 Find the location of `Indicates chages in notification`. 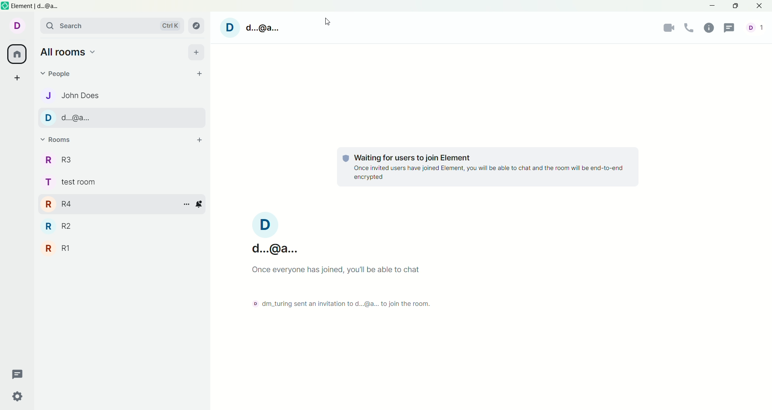

Indicates chages in notification is located at coordinates (199, 206).